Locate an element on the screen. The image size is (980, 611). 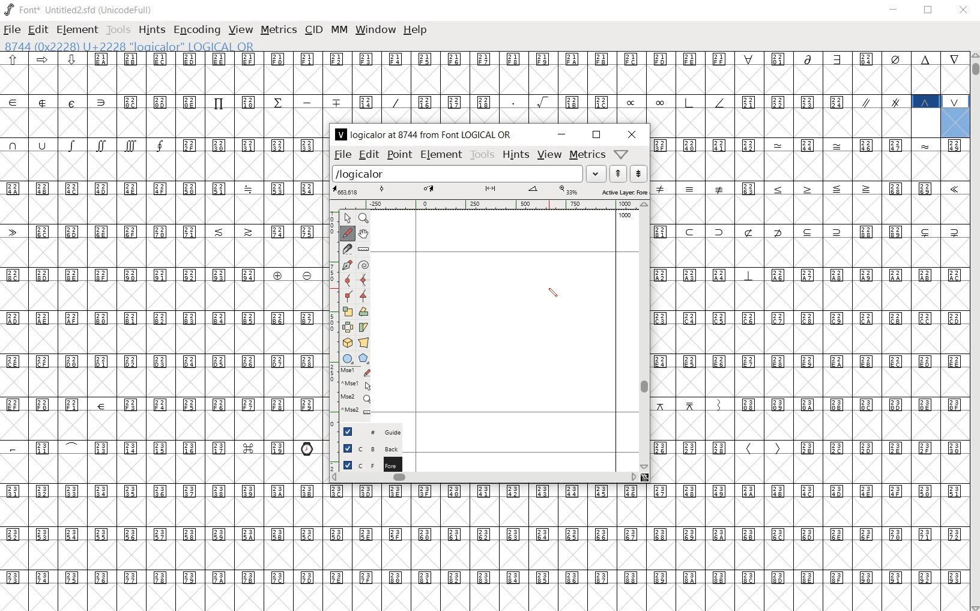
foreground layer is located at coordinates (366, 464).